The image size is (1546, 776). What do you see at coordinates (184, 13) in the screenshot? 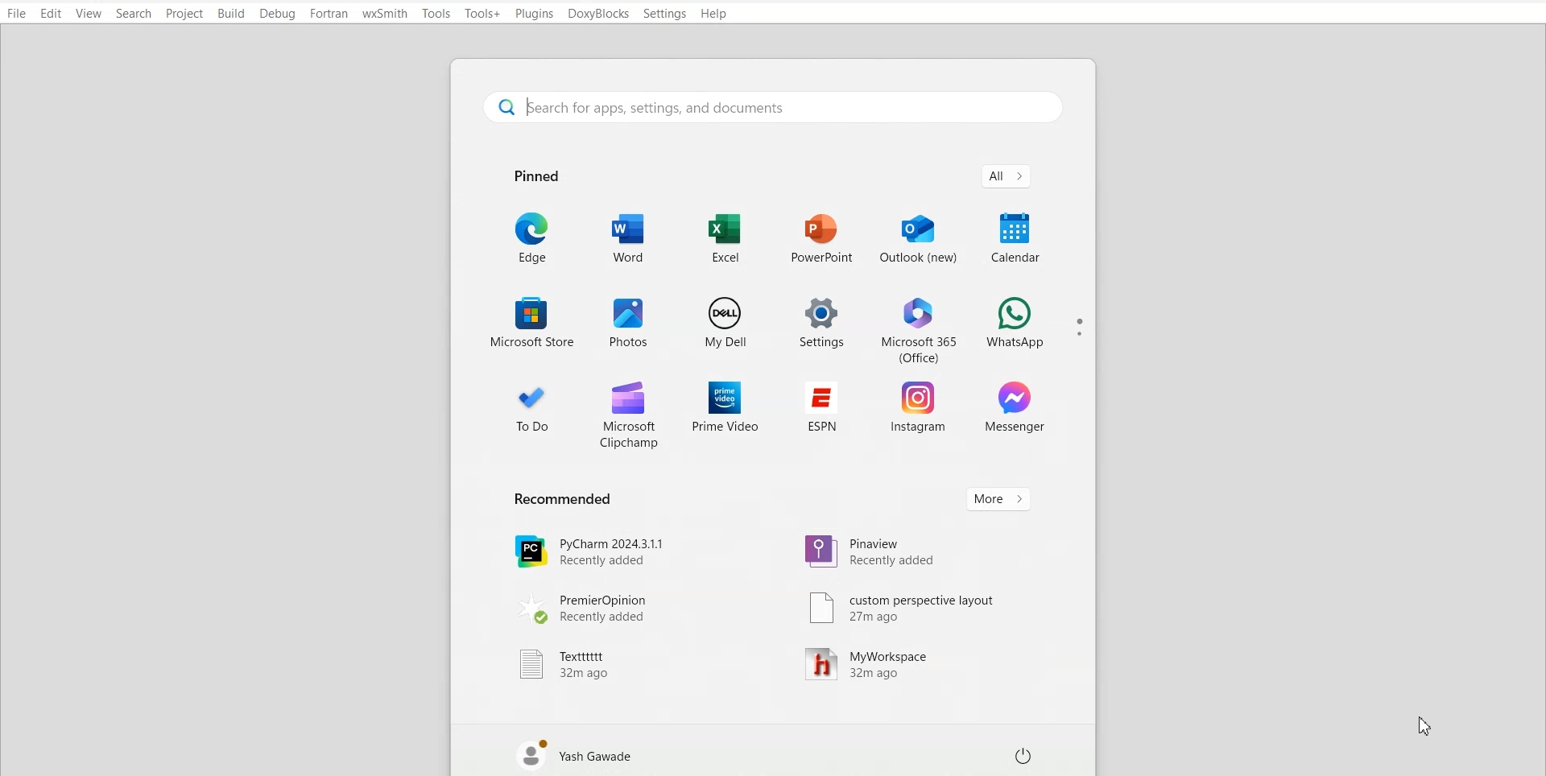
I see `Project` at bounding box center [184, 13].